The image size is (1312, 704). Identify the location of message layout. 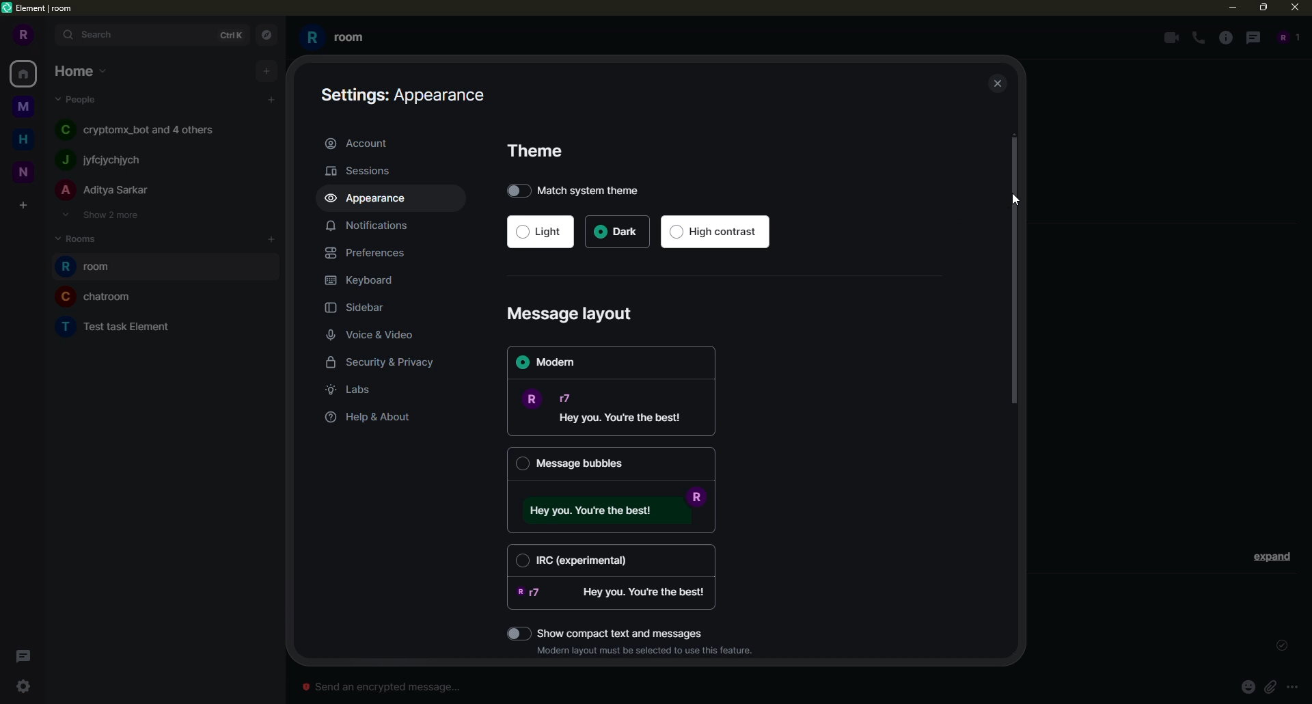
(608, 406).